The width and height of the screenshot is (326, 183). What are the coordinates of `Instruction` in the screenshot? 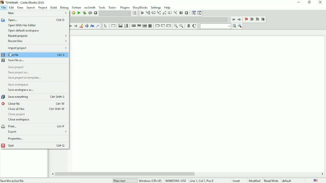 It's located at (113, 26).